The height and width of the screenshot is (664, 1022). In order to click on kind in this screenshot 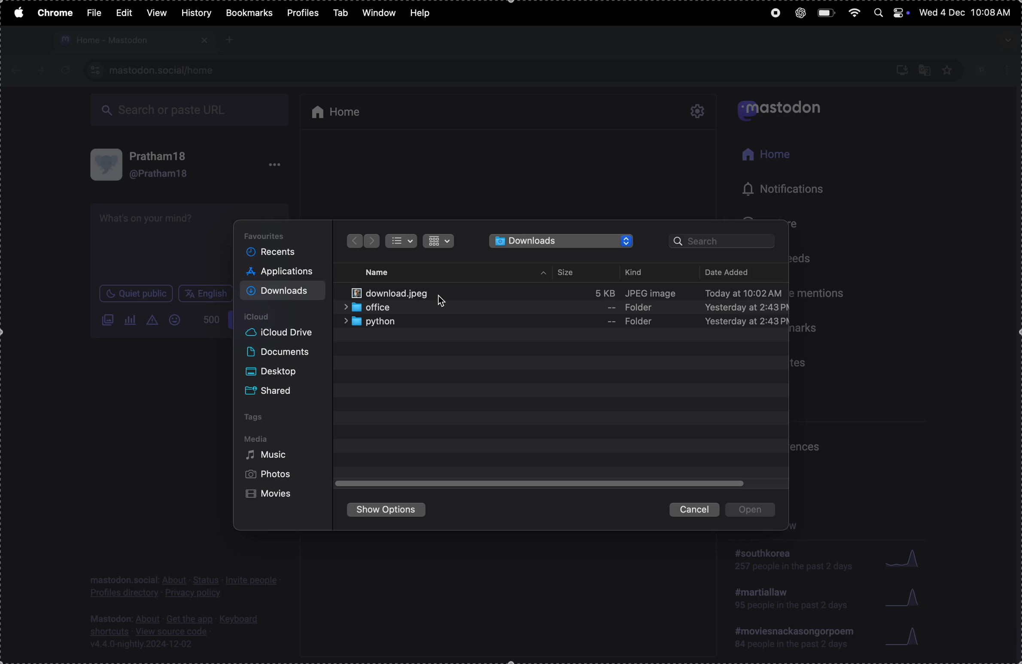, I will do `click(638, 272)`.